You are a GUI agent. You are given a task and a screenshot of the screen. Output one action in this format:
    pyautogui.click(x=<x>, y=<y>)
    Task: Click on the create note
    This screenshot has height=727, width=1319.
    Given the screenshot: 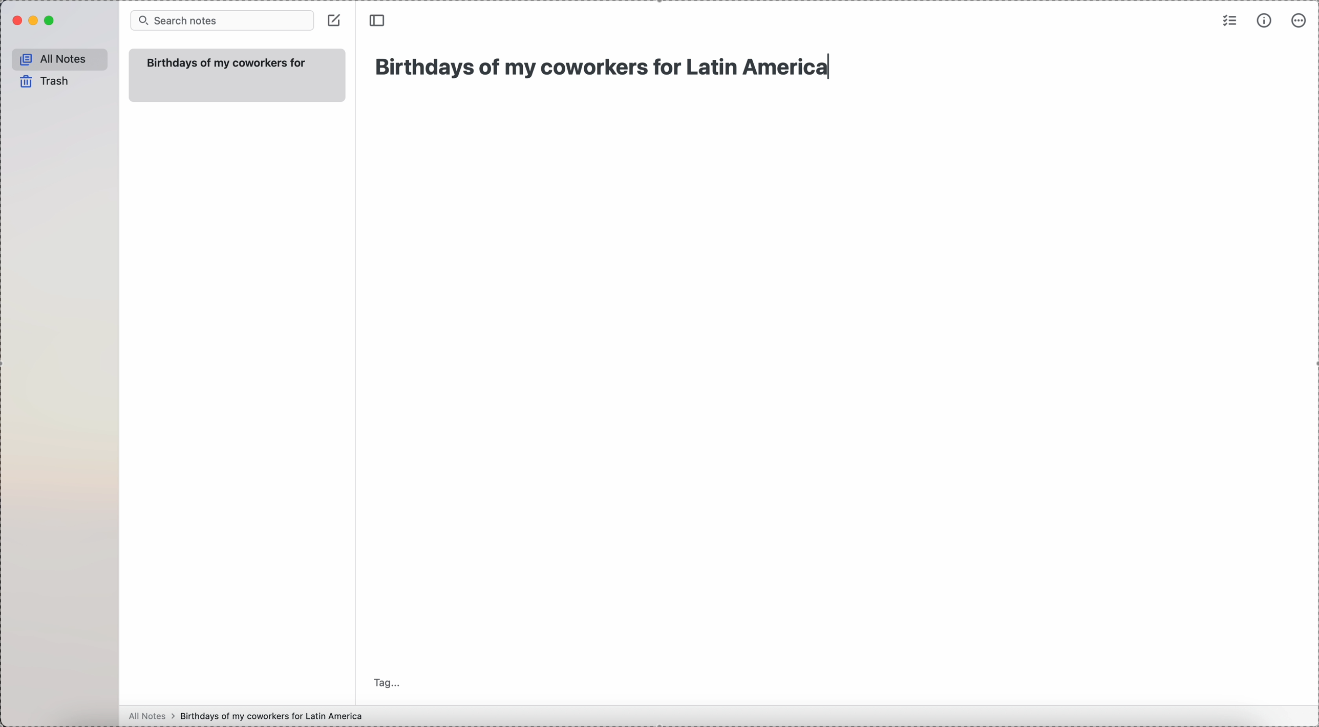 What is the action you would take?
    pyautogui.click(x=334, y=20)
    